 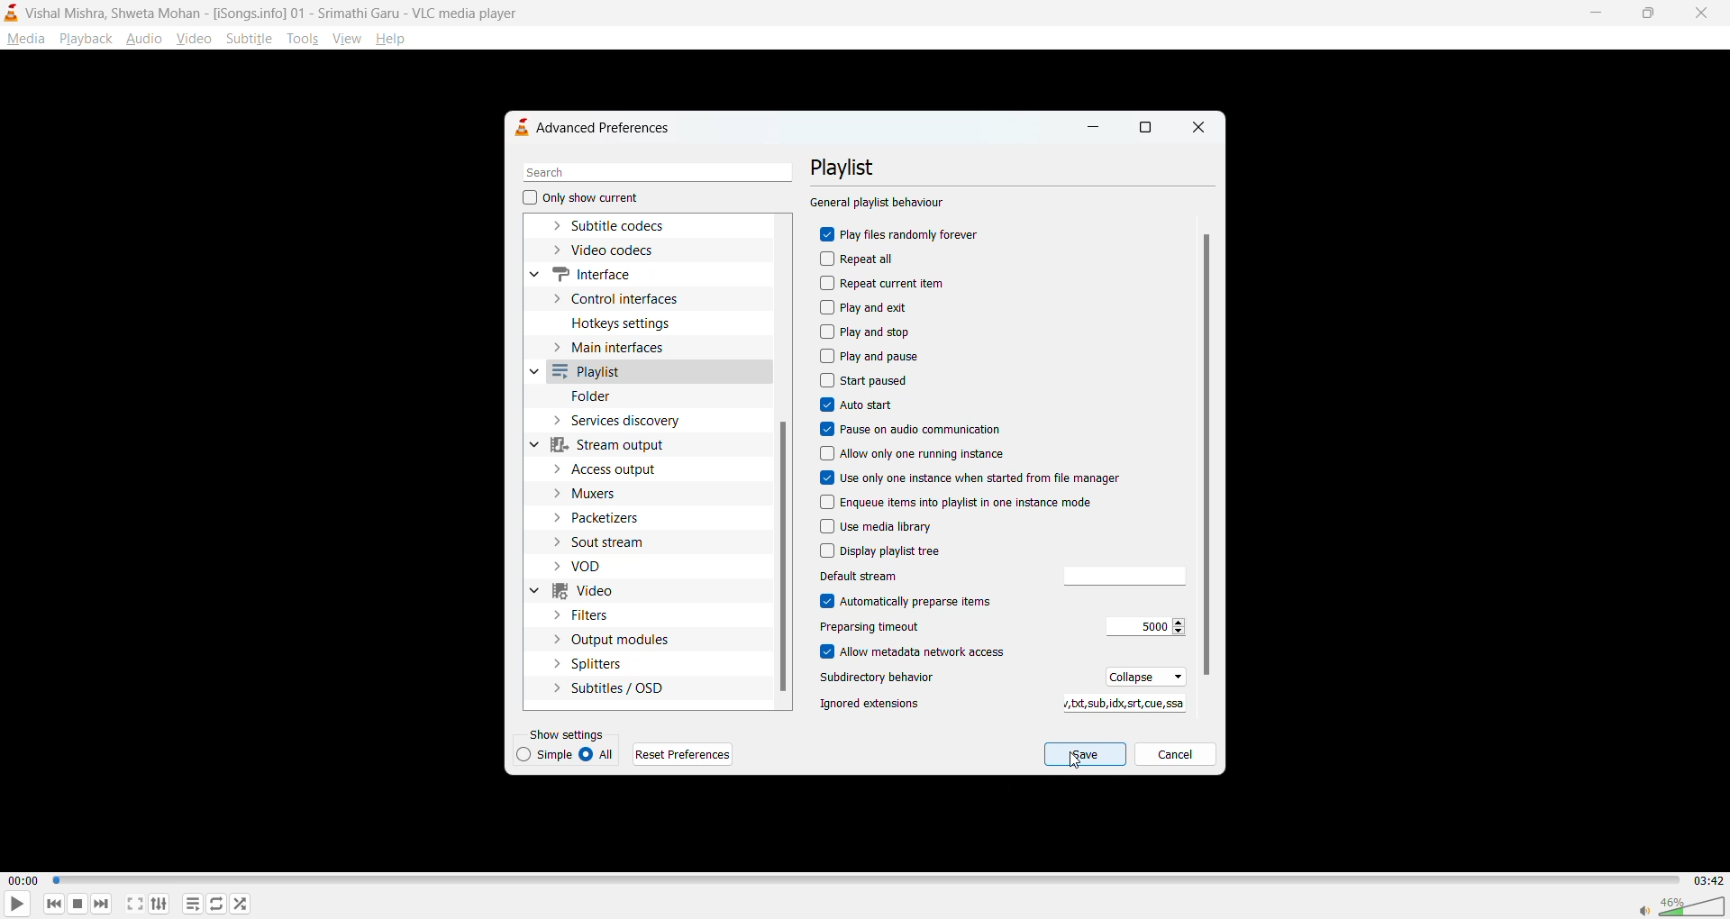 What do you see at coordinates (250, 38) in the screenshot?
I see `subtitle` at bounding box center [250, 38].